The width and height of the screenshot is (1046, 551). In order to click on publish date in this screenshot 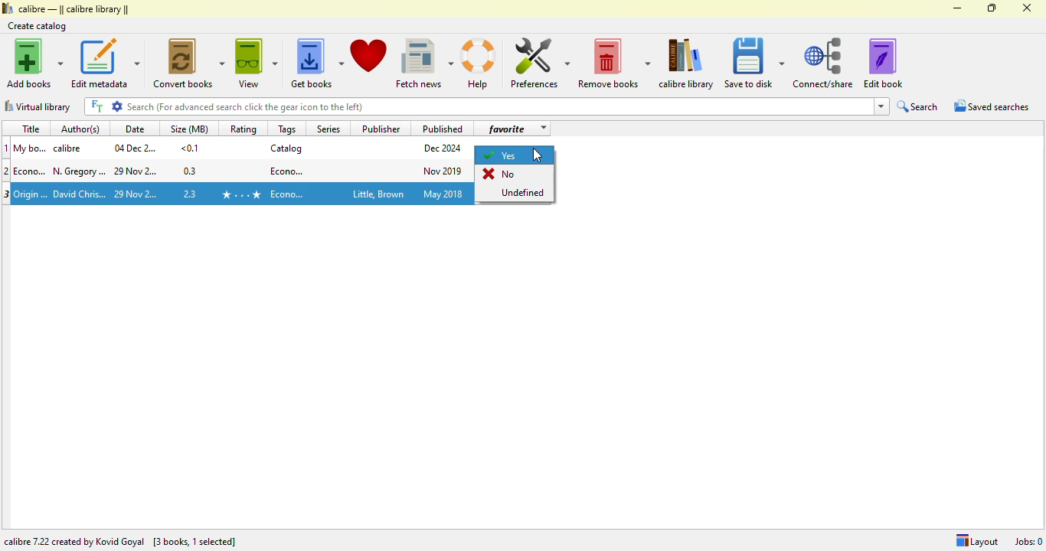, I will do `click(444, 194)`.